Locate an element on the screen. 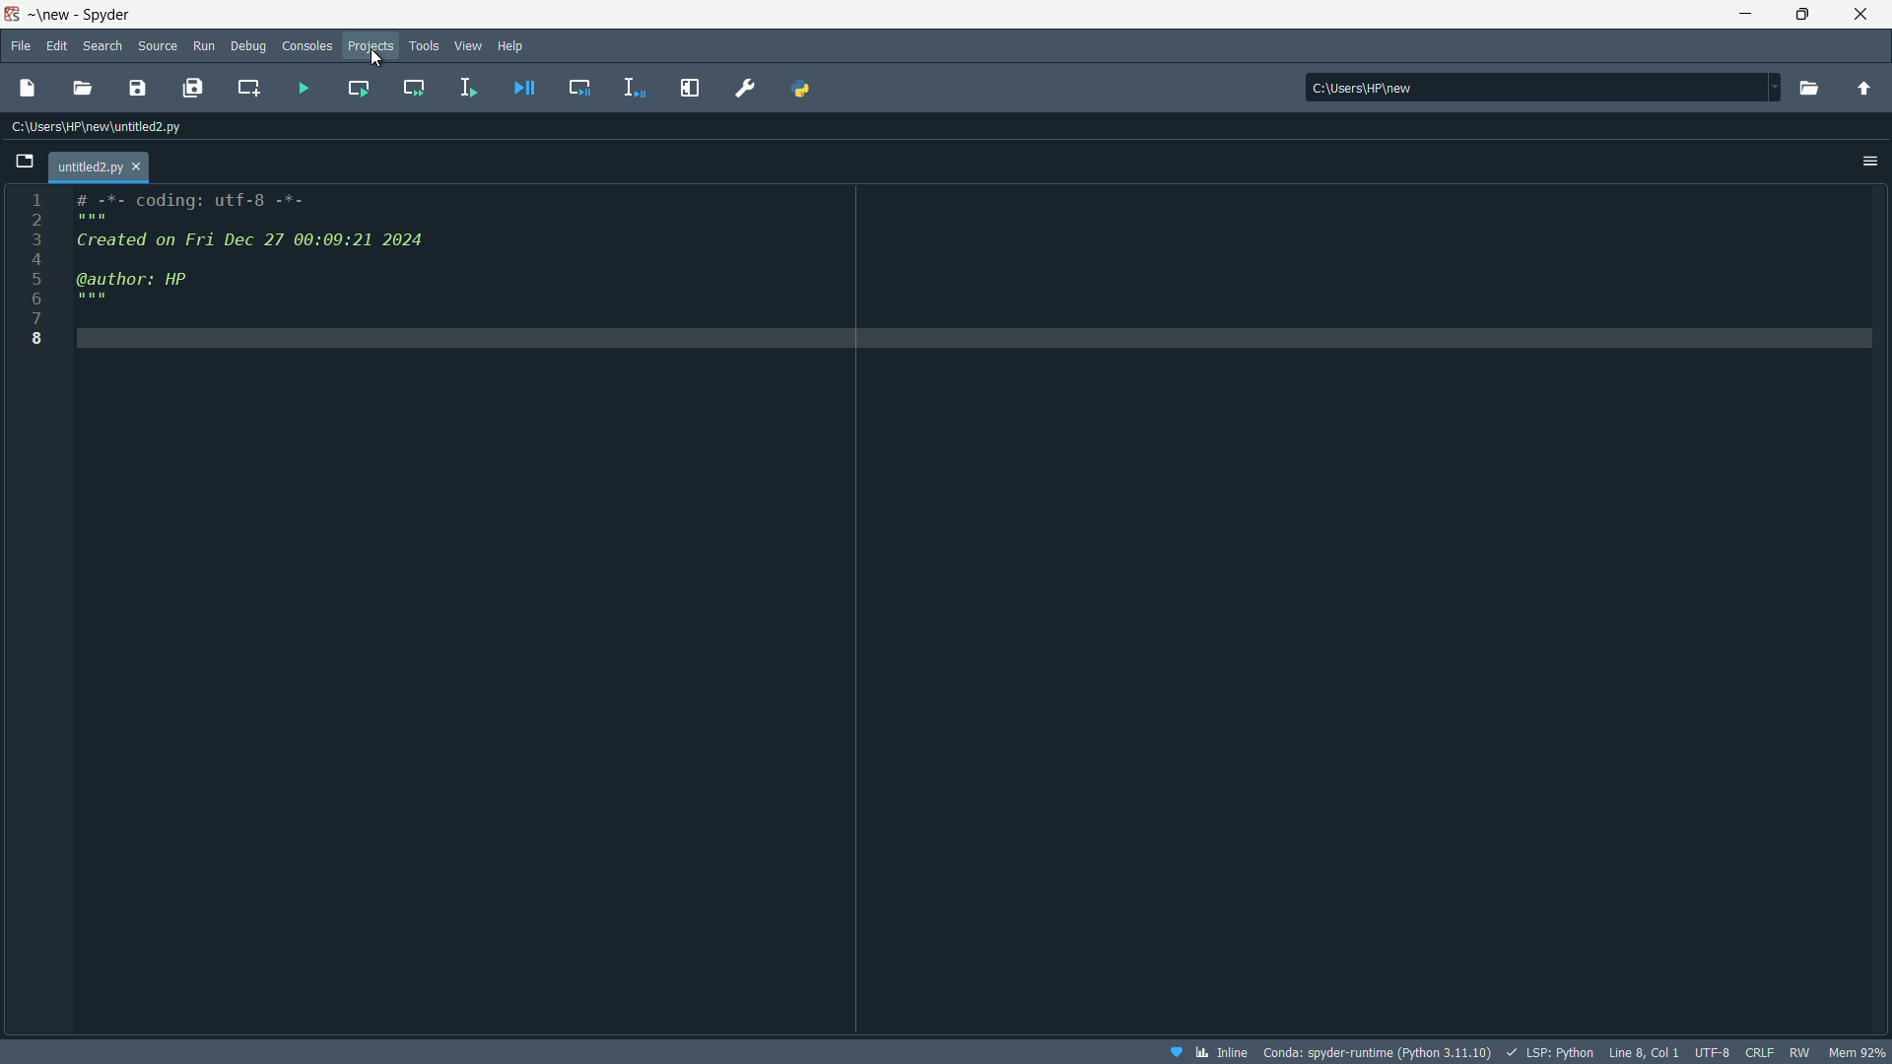  Debug selection or current line is located at coordinates (631, 85).